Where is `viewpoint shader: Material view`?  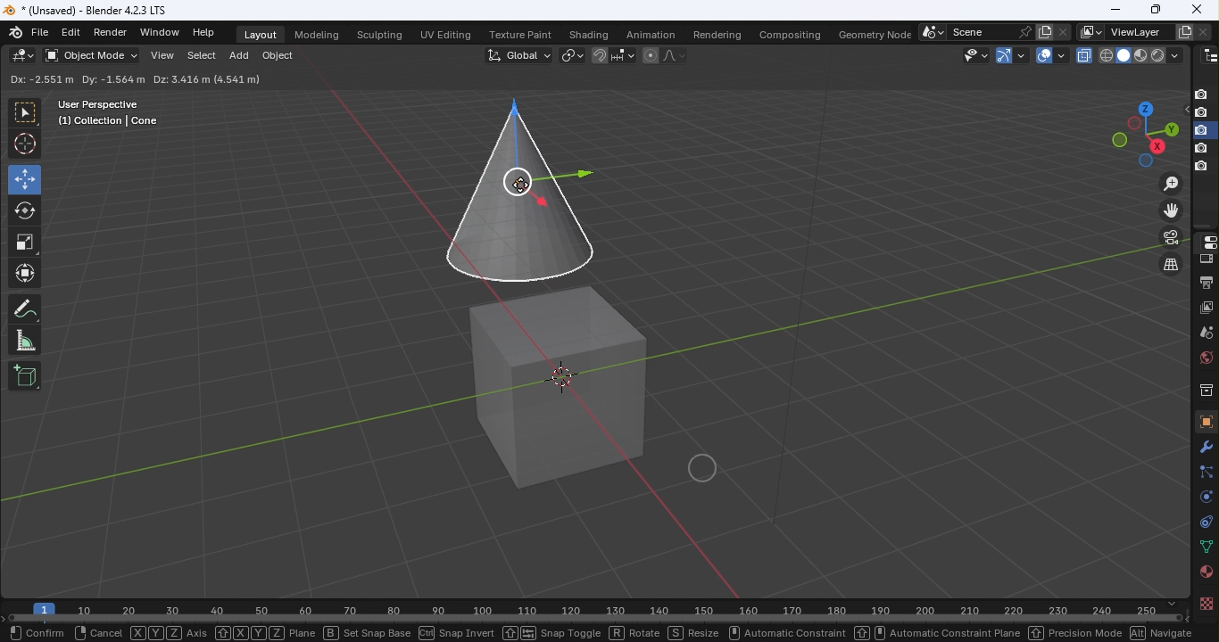 viewpoint shader: Material view is located at coordinates (1140, 54).